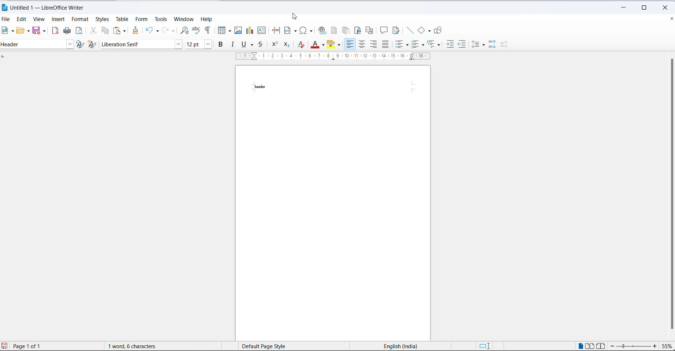  Describe the element at coordinates (26, 31) in the screenshot. I see `open options` at that location.